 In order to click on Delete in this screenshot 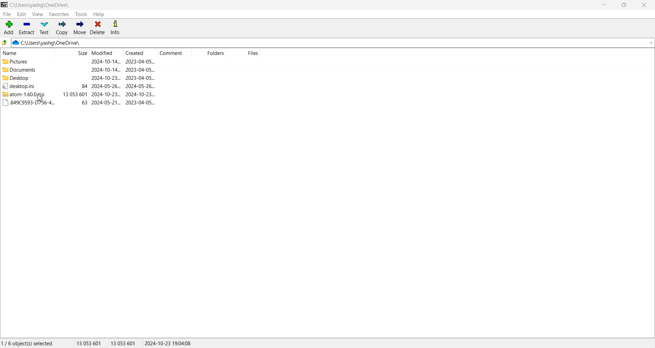, I will do `click(98, 28)`.